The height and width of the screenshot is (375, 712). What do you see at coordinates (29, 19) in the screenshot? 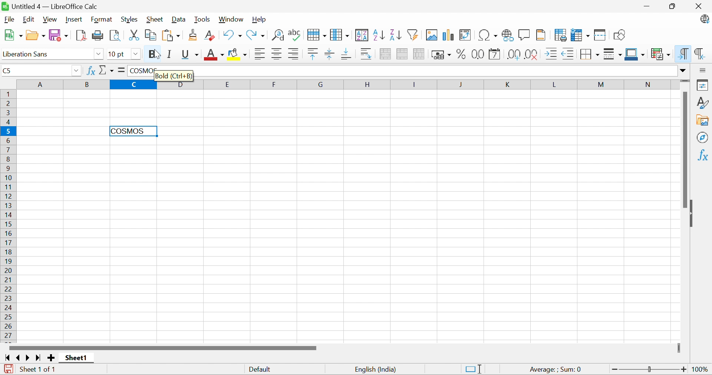
I see `Edit` at bounding box center [29, 19].